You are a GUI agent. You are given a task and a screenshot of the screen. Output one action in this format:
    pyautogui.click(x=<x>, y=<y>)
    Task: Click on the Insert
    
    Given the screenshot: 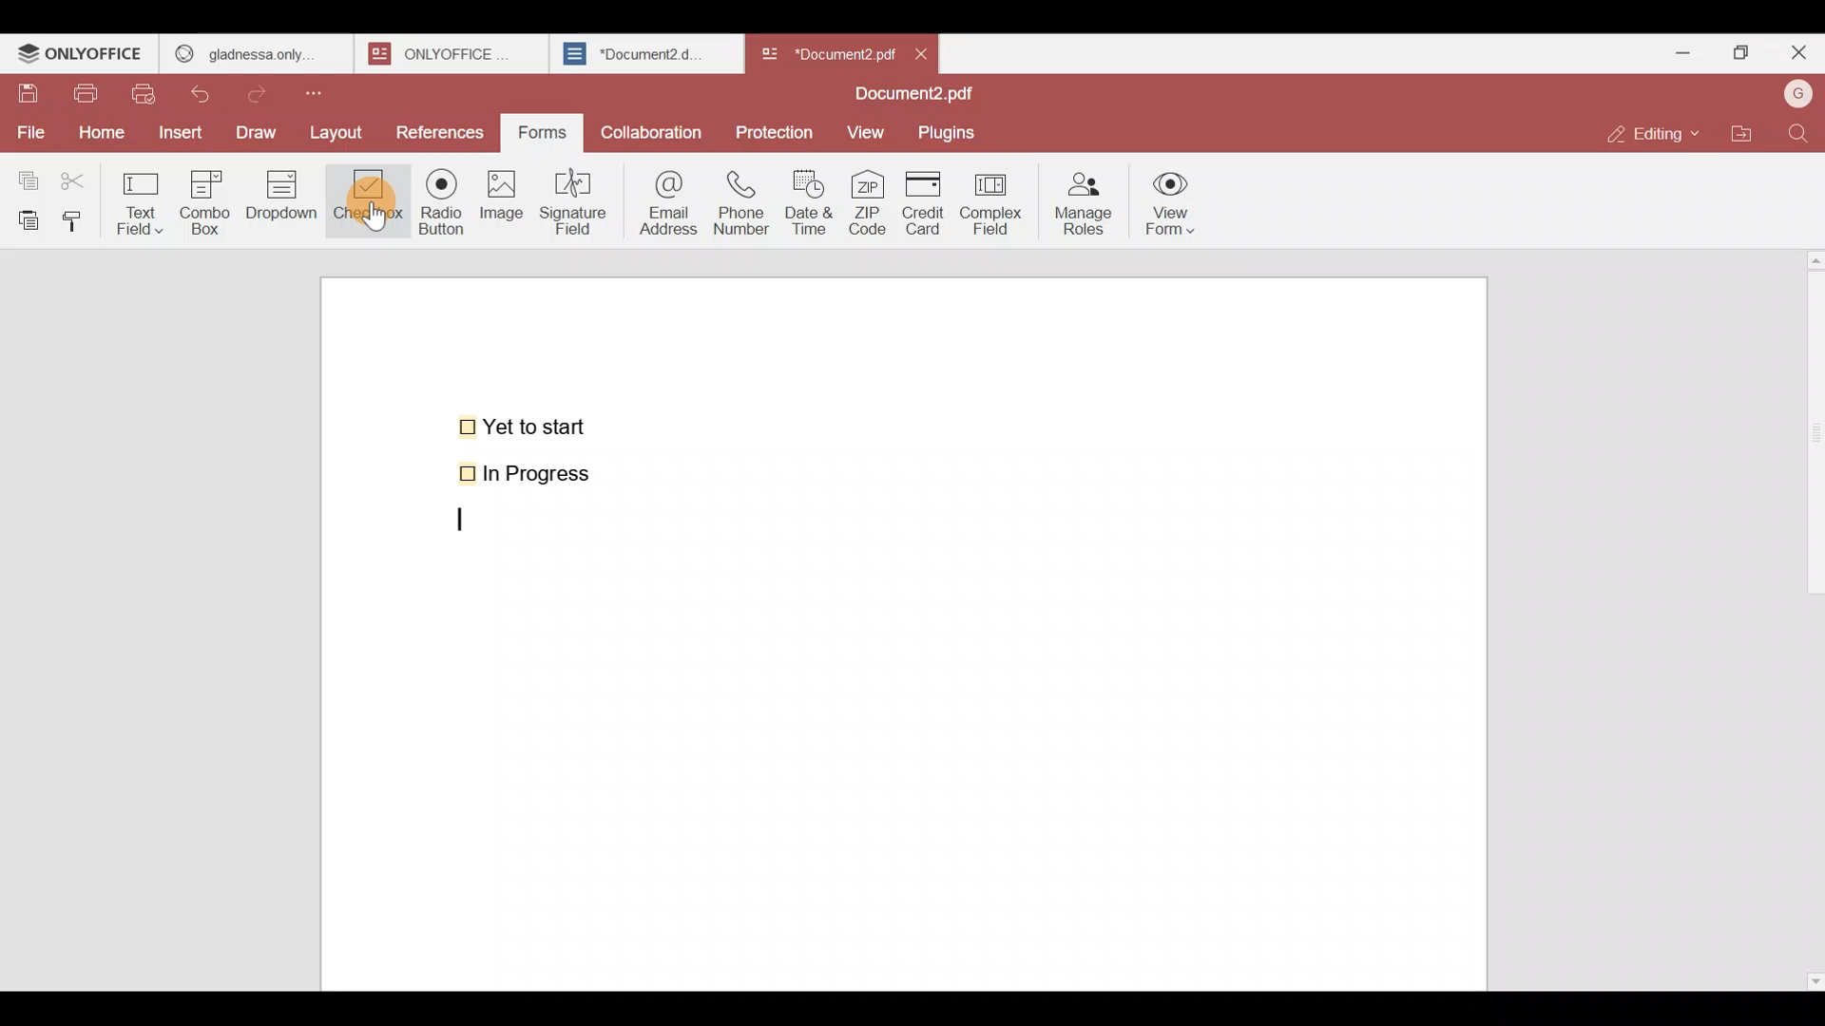 What is the action you would take?
    pyautogui.click(x=178, y=131)
    